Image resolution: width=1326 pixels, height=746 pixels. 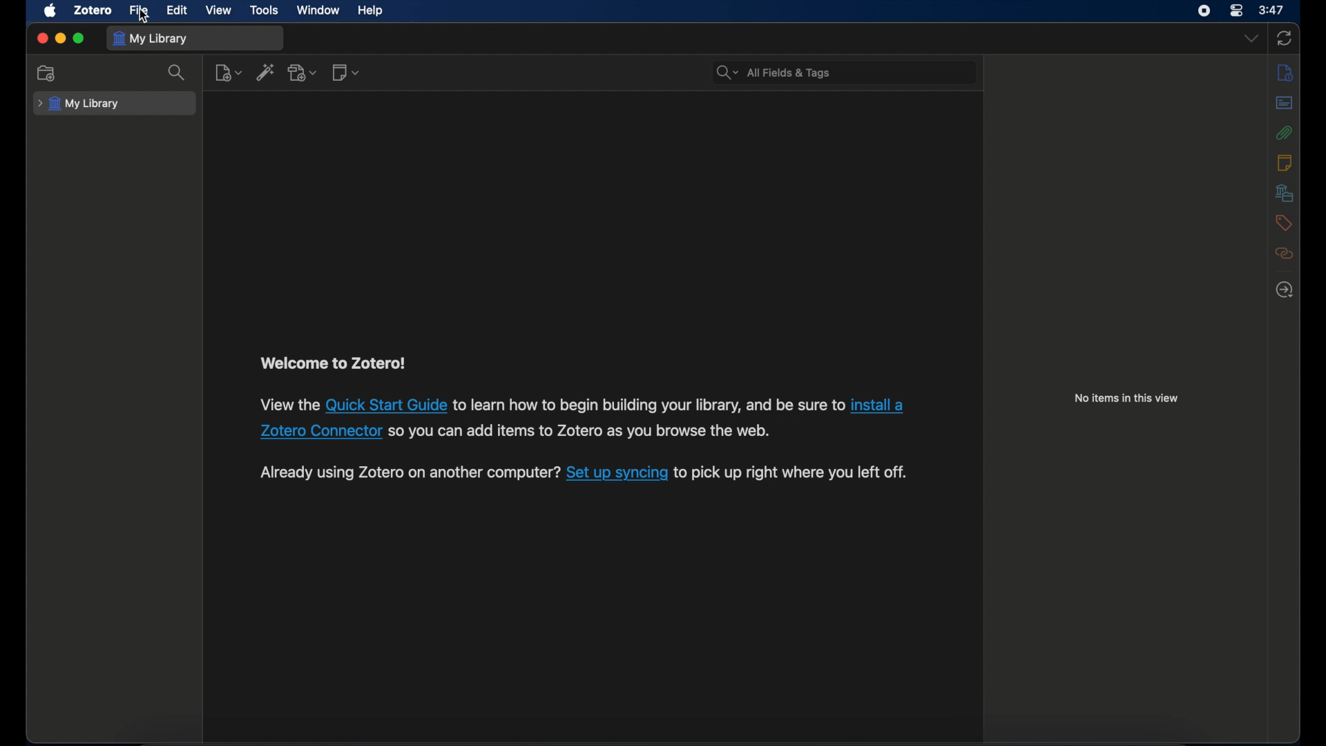 What do you see at coordinates (138, 10) in the screenshot?
I see `file` at bounding box center [138, 10].